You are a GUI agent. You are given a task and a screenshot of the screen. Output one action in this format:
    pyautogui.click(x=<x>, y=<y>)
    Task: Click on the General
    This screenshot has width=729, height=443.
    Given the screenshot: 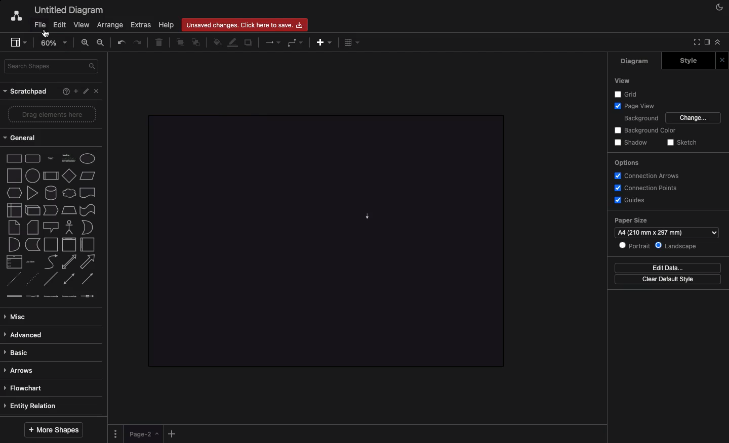 What is the action you would take?
    pyautogui.click(x=24, y=138)
    